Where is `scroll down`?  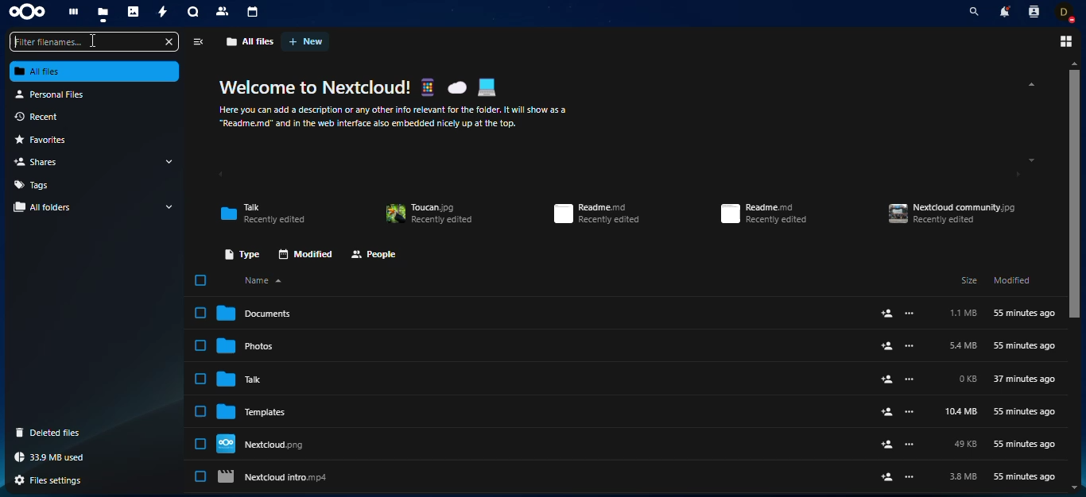
scroll down is located at coordinates (1032, 160).